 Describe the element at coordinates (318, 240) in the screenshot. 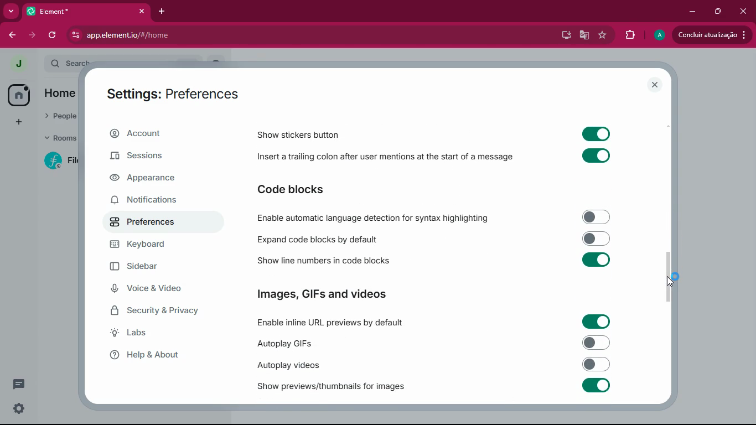

I see `Expand code blocks by default` at that location.